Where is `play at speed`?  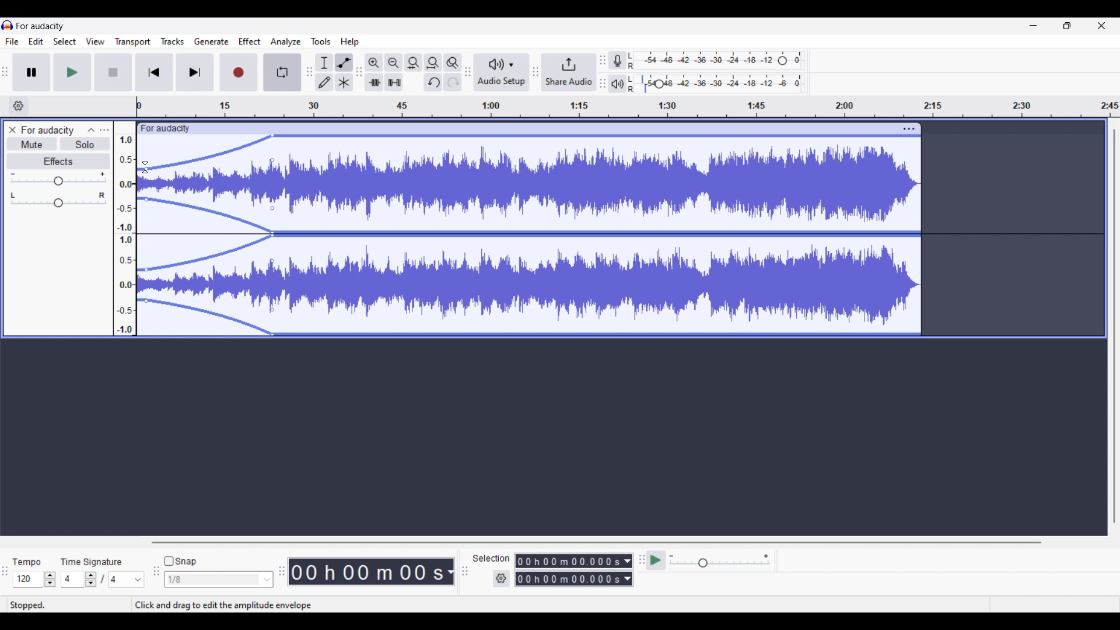 play at speed is located at coordinates (656, 560).